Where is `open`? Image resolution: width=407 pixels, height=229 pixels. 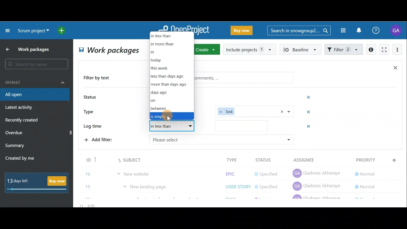 open is located at coordinates (168, 96).